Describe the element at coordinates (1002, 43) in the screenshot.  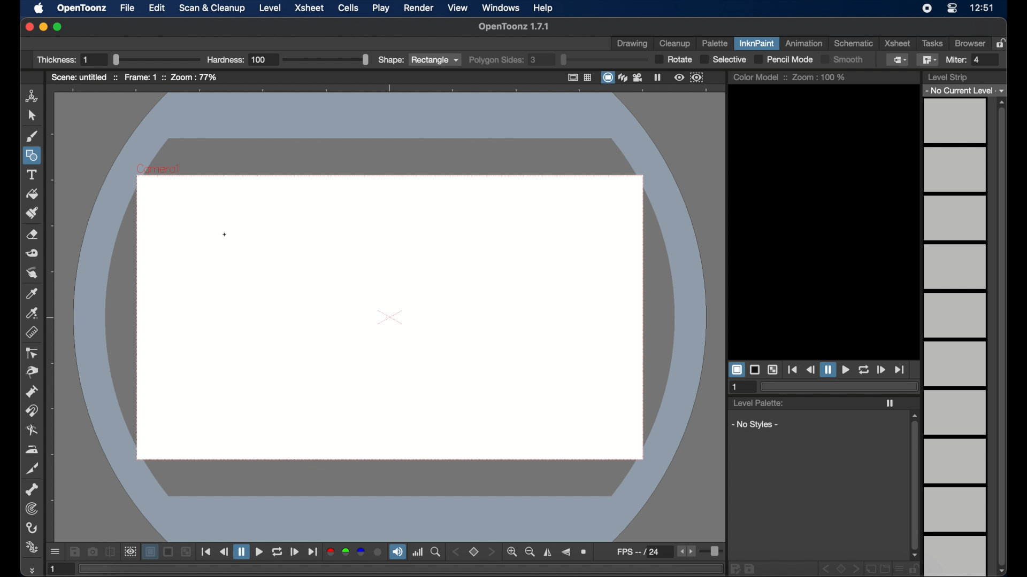
I see `lock rooms table` at that location.